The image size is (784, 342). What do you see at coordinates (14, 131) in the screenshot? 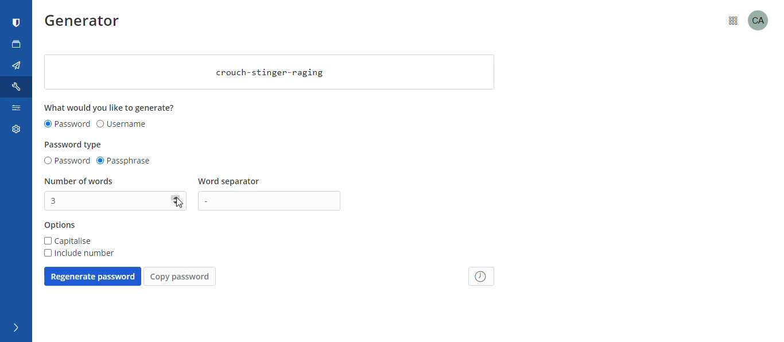
I see `settings` at bounding box center [14, 131].